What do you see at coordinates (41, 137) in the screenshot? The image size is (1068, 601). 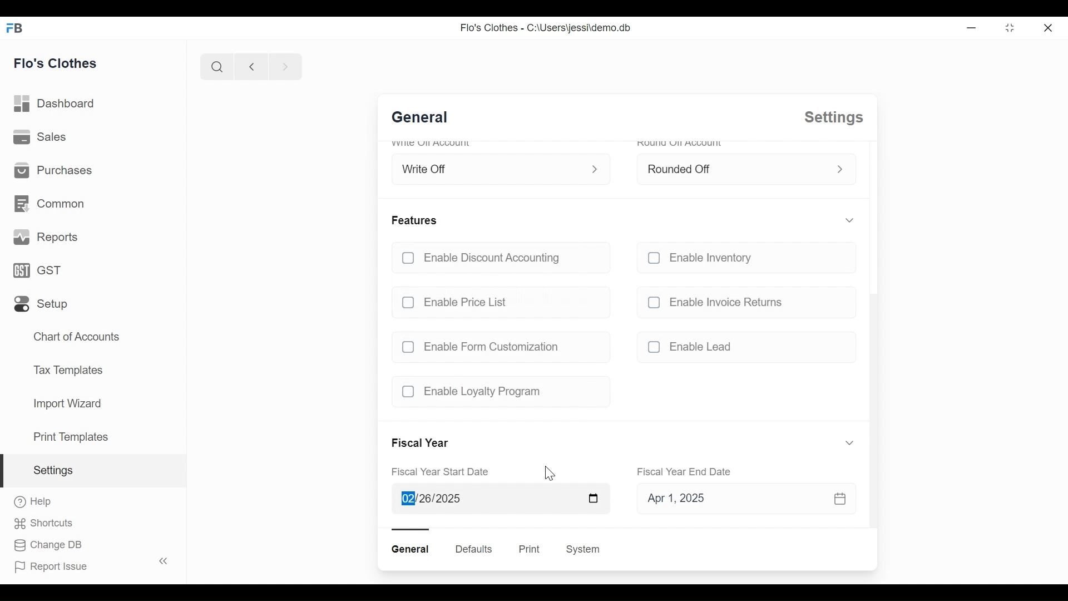 I see `Sales` at bounding box center [41, 137].